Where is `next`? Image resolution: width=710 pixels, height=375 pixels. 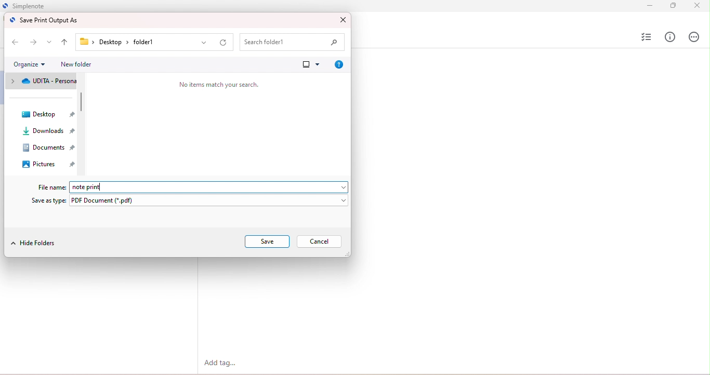
next is located at coordinates (34, 42).